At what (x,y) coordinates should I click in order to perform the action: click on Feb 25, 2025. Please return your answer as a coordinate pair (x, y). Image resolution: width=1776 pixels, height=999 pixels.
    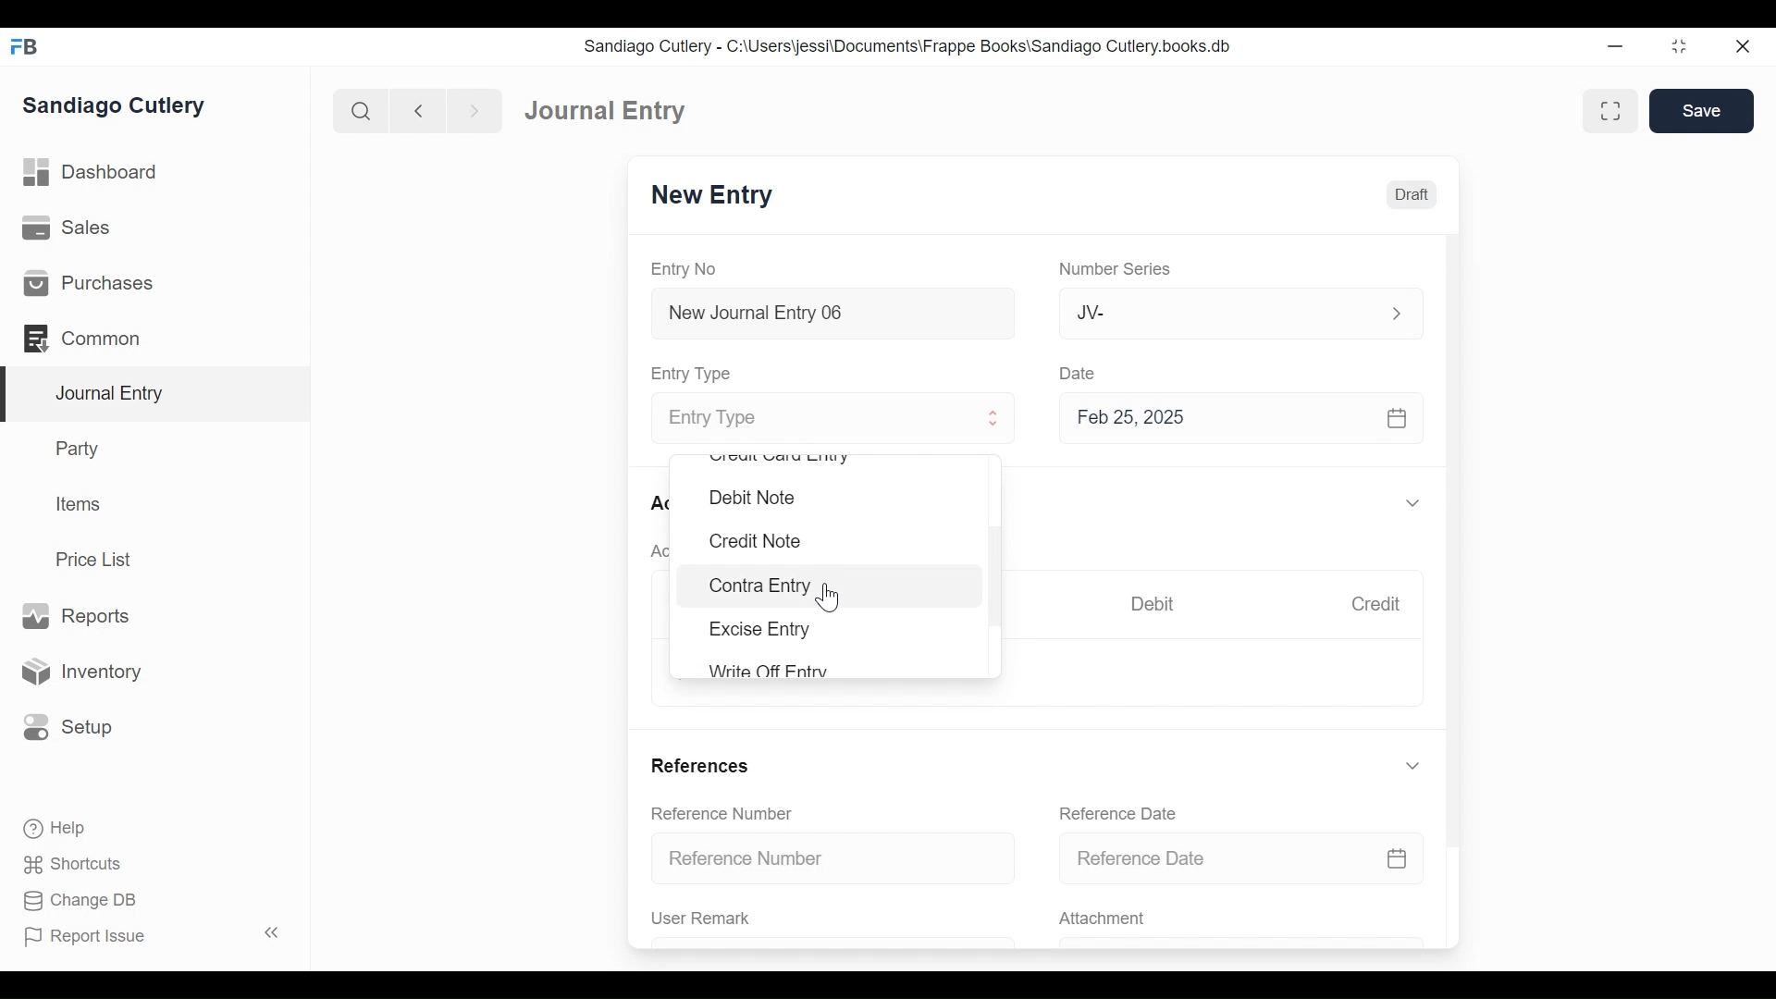
    Looking at the image, I should click on (1233, 417).